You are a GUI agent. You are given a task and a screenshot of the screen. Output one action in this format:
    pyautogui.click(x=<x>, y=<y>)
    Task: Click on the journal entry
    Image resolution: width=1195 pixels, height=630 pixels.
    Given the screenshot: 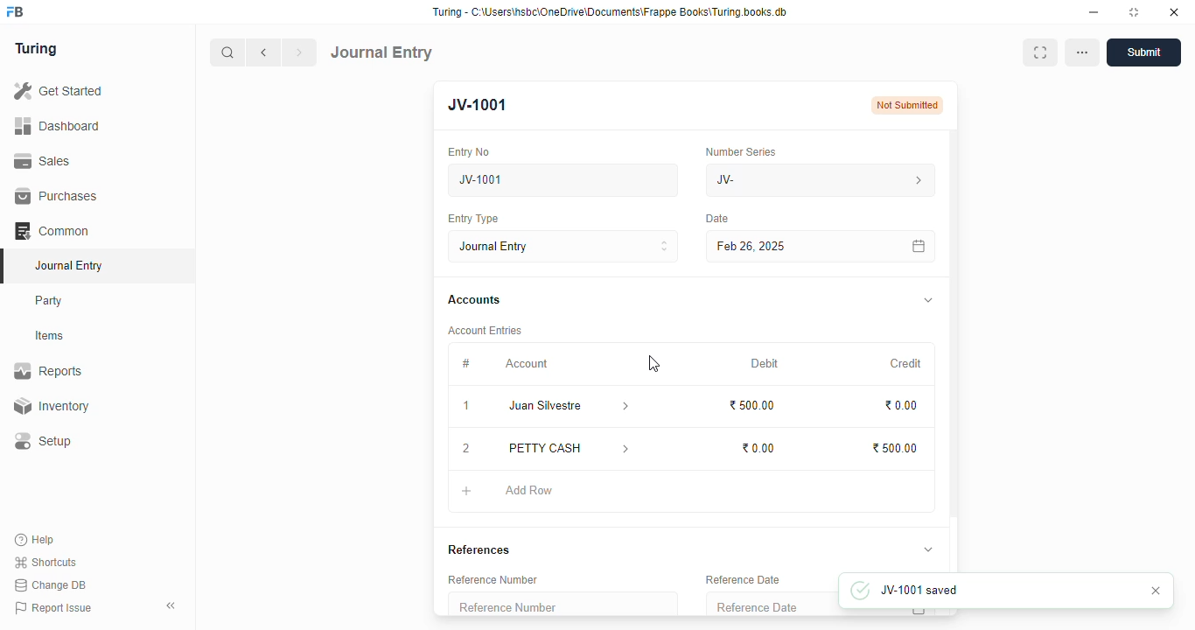 What is the action you would take?
    pyautogui.click(x=564, y=246)
    